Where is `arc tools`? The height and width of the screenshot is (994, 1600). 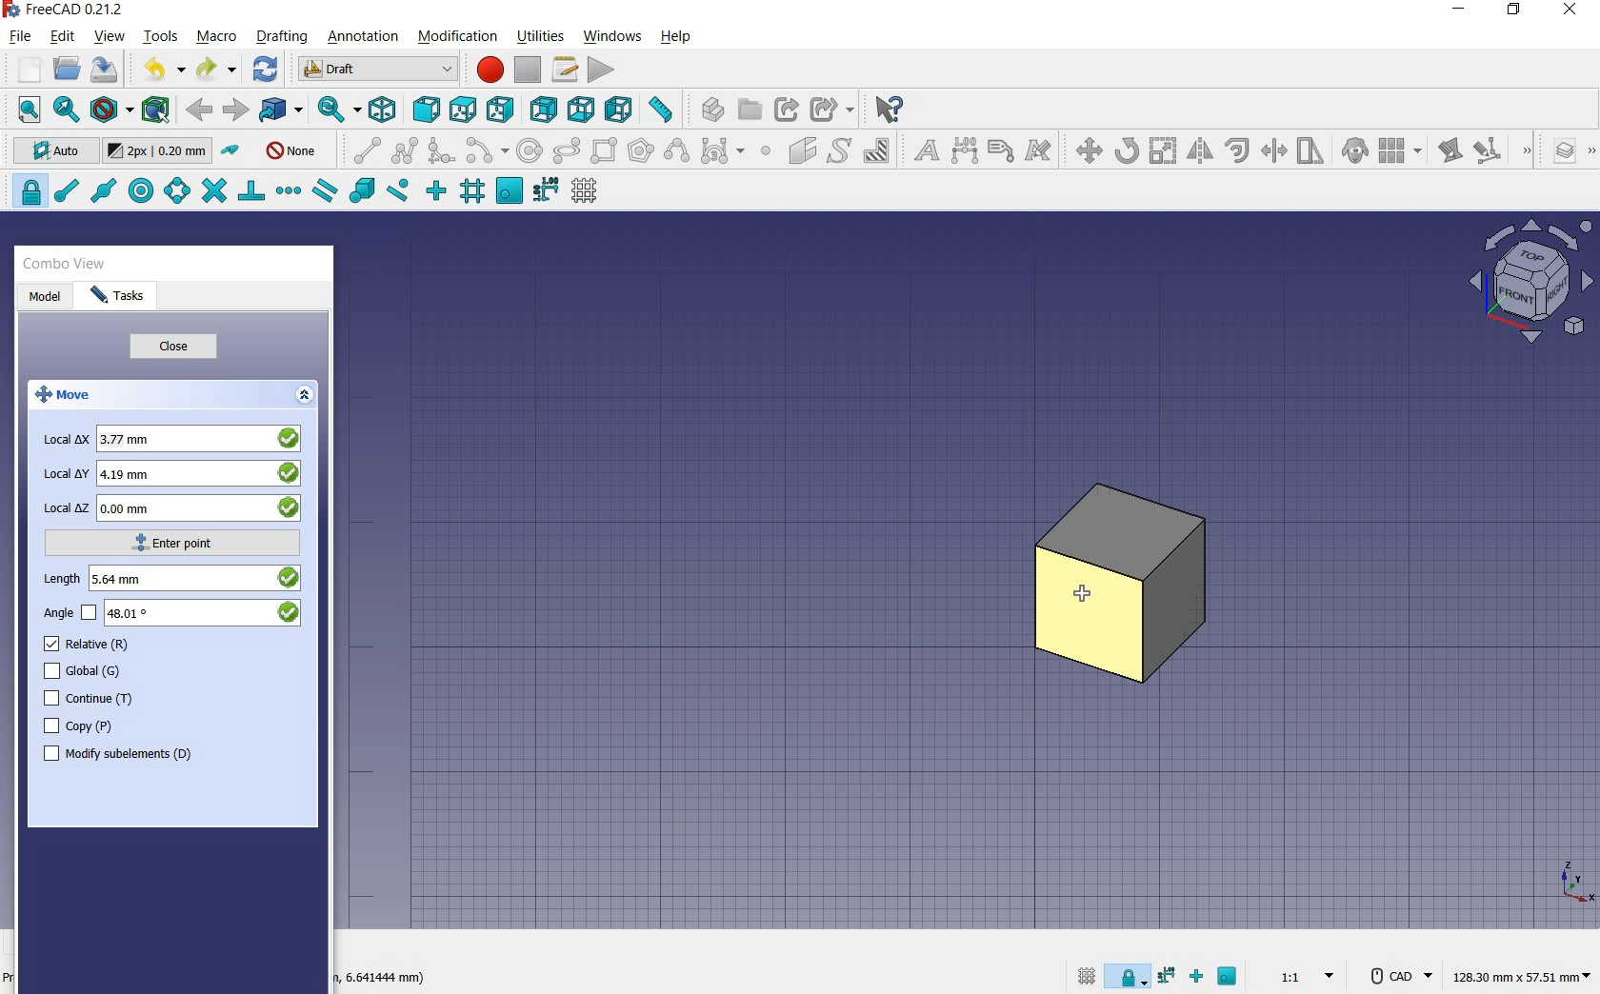
arc tools is located at coordinates (487, 150).